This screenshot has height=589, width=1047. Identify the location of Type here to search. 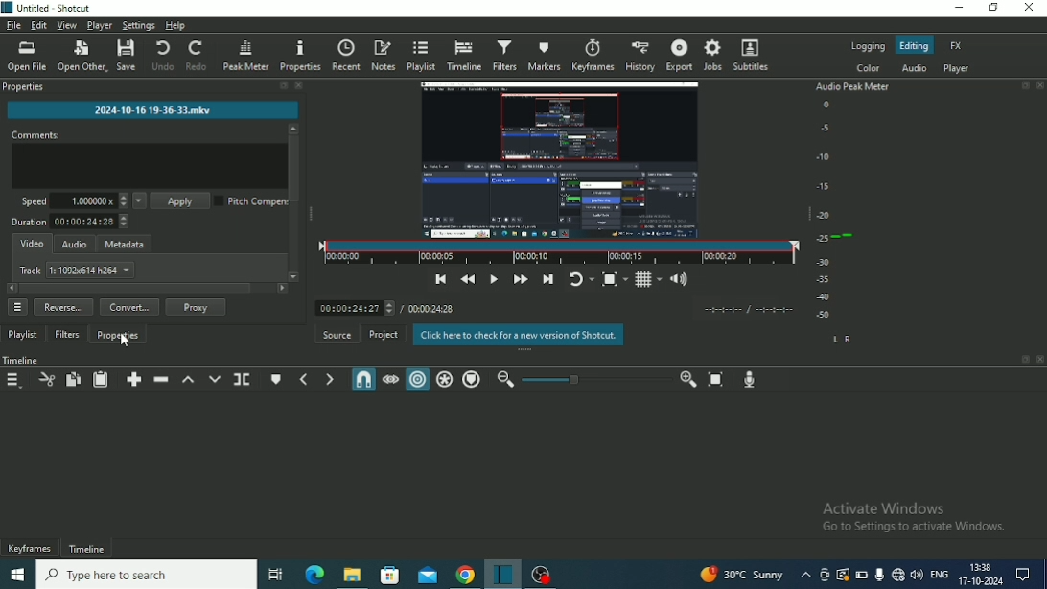
(146, 574).